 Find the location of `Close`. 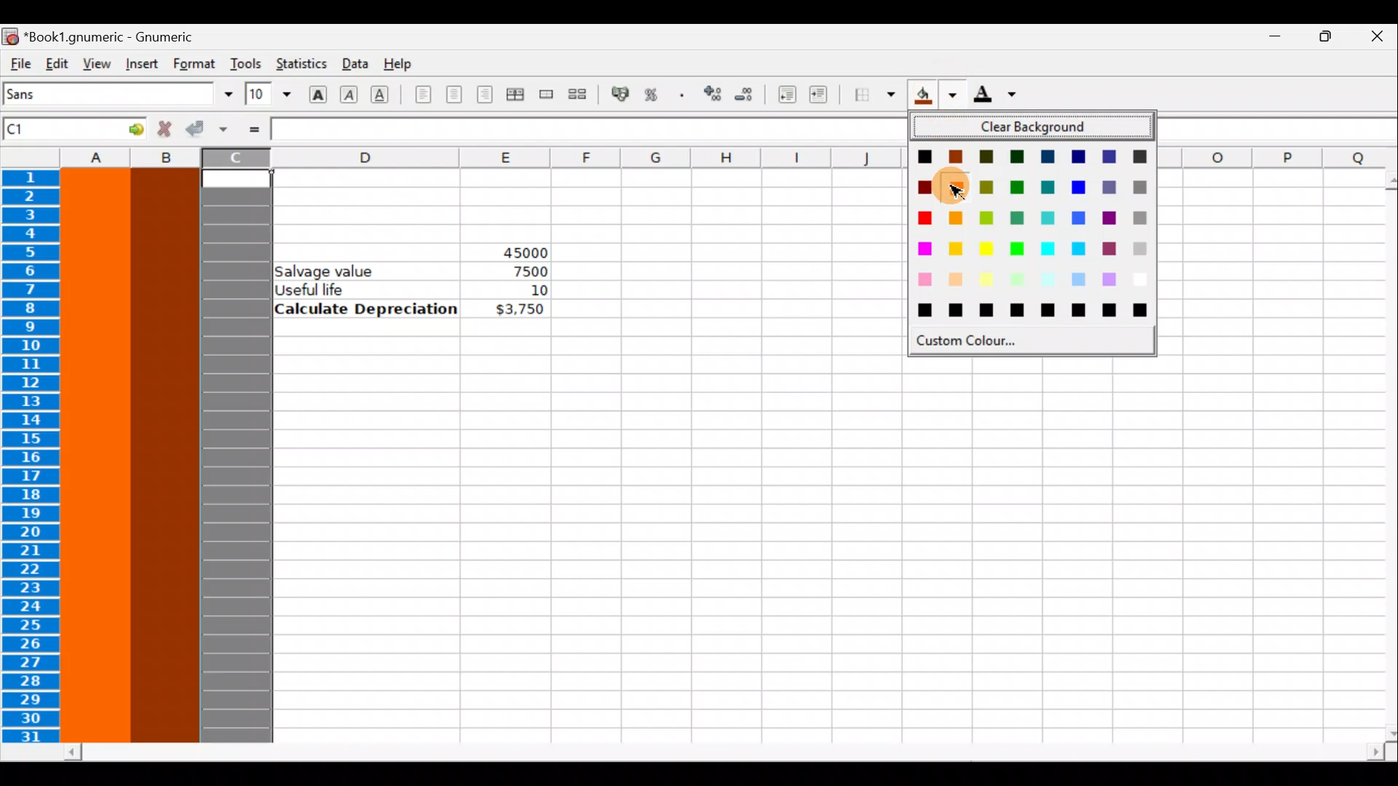

Close is located at coordinates (1376, 39).